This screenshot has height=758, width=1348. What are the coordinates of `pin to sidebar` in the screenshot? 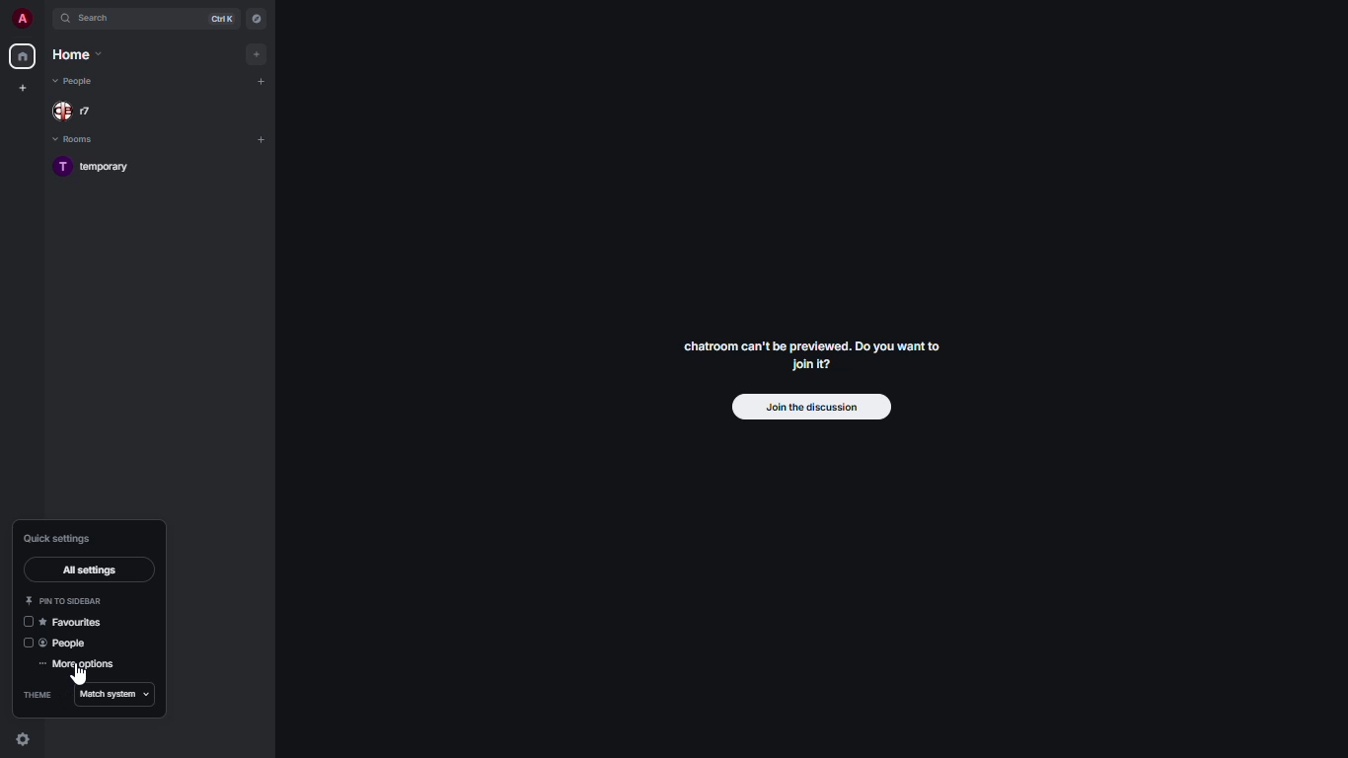 It's located at (64, 600).